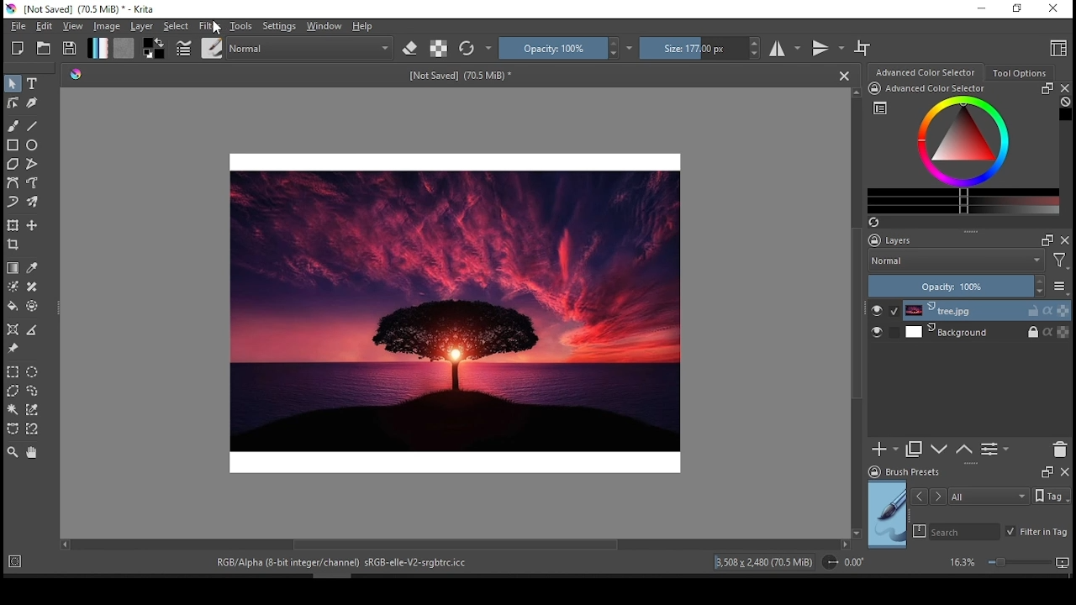 This screenshot has width=1076, height=605. Describe the element at coordinates (961, 155) in the screenshot. I see `advanced color selector` at that location.